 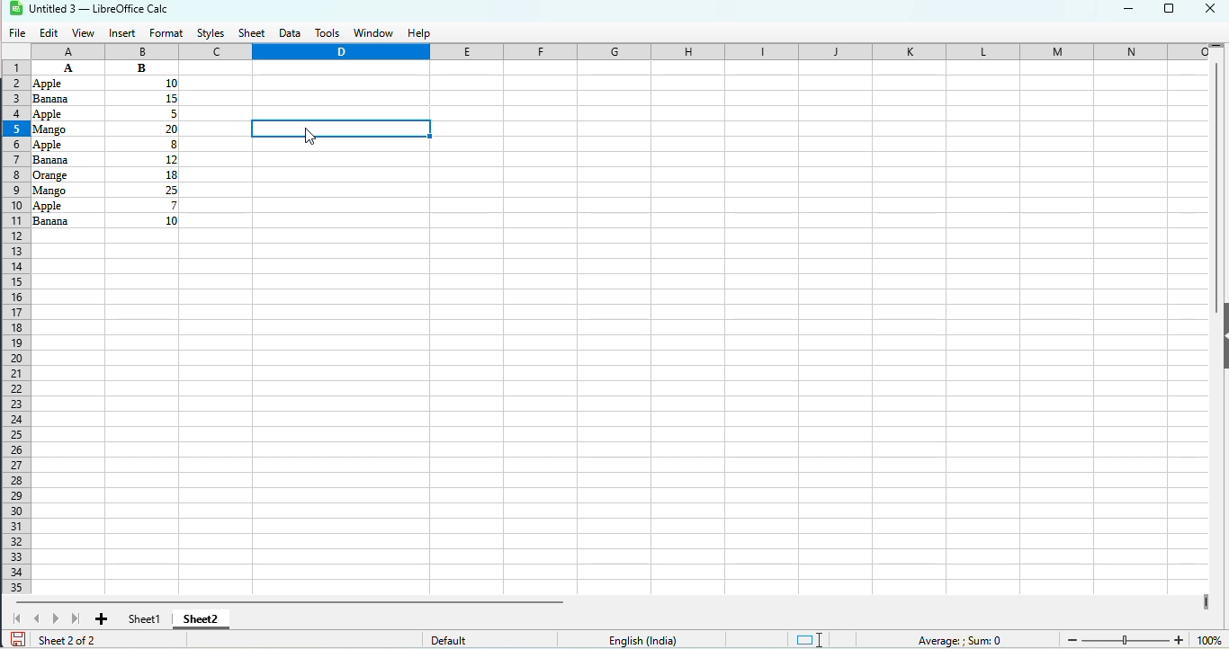 What do you see at coordinates (291, 602) in the screenshot?
I see `horizontal scroll bar` at bounding box center [291, 602].